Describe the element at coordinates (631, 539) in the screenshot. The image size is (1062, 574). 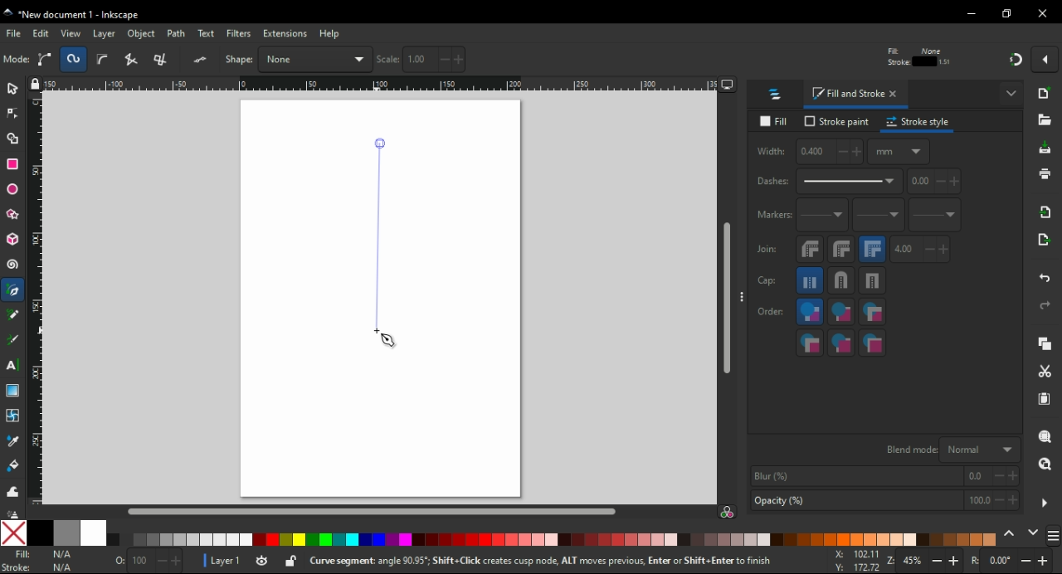
I see `color tone pallete` at that location.